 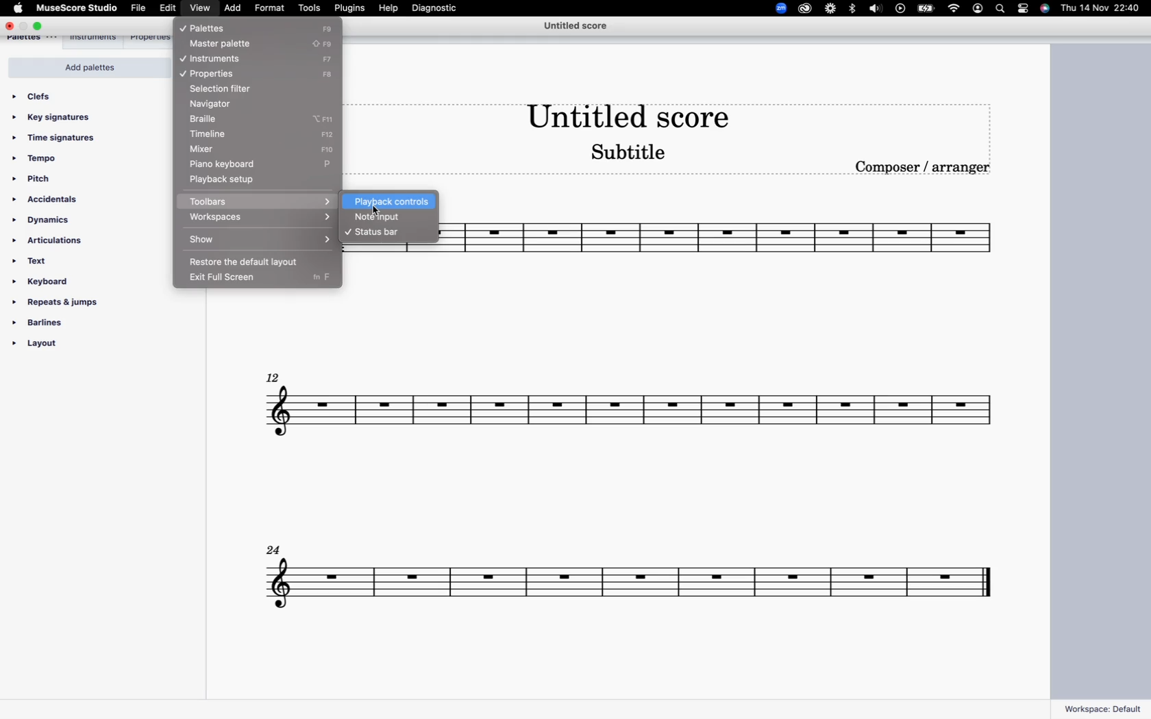 I want to click on barlines, so click(x=49, y=322).